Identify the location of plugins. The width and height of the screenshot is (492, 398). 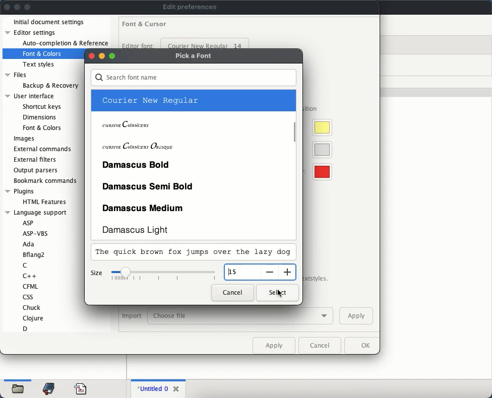
(20, 191).